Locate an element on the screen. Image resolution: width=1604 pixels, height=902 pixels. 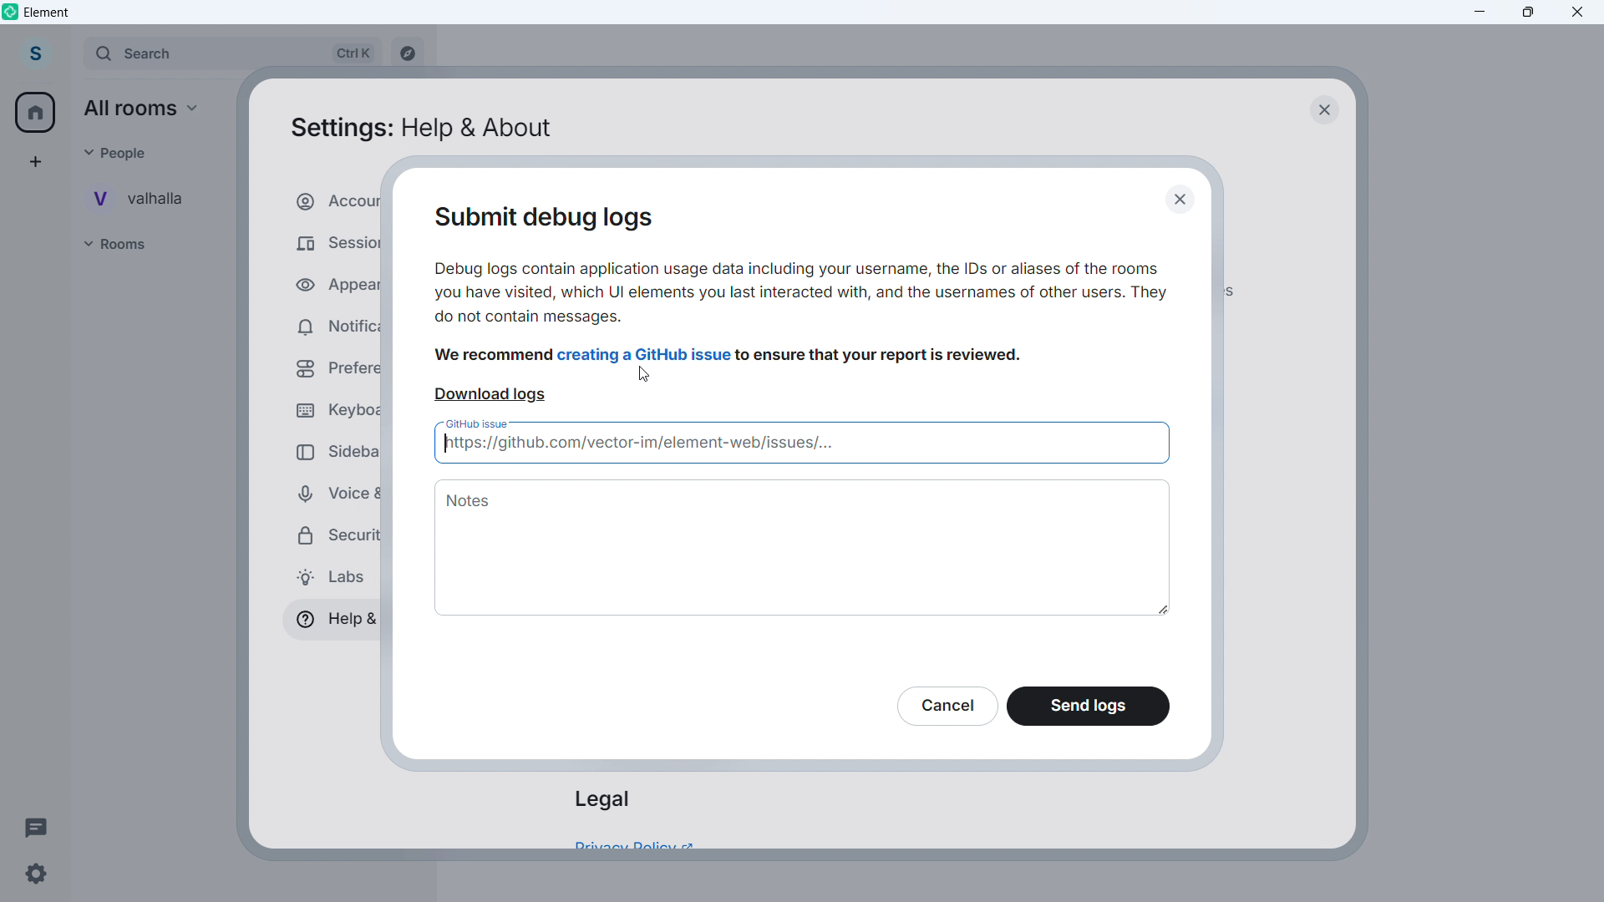
Add notes  is located at coordinates (805, 547).